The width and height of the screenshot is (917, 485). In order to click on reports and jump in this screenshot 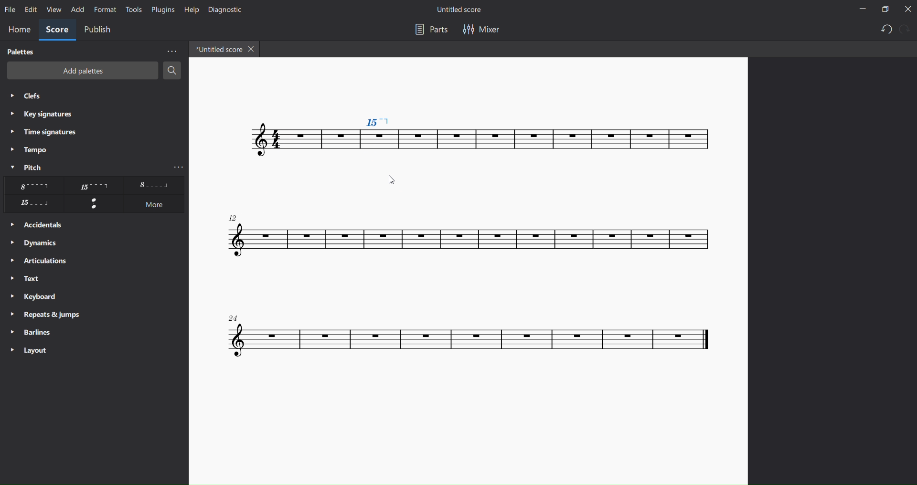, I will do `click(48, 314)`.